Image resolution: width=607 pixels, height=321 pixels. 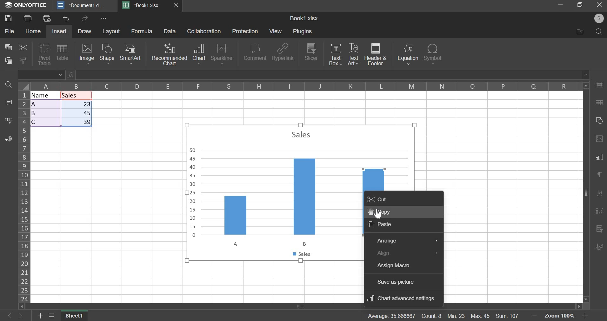 What do you see at coordinates (24, 6) in the screenshot?
I see `ONLYOFFICE` at bounding box center [24, 6].